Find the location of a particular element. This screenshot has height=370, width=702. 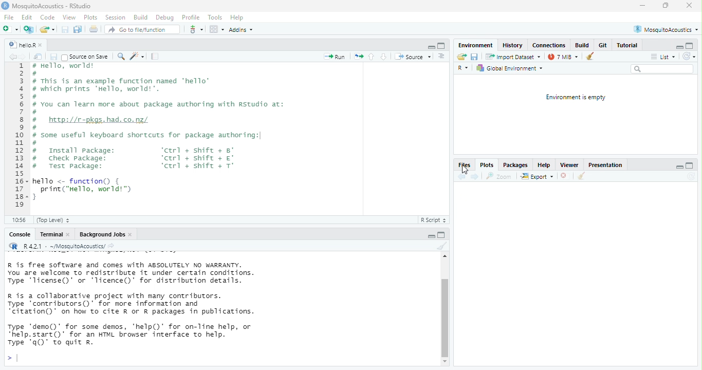

 Plots is located at coordinates (487, 165).